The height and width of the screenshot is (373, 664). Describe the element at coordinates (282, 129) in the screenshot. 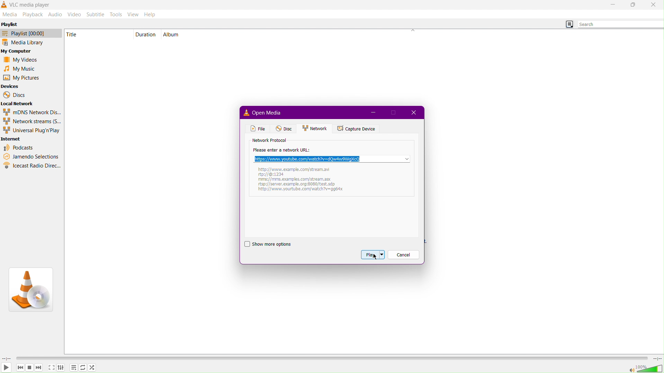

I see `Disc` at that location.